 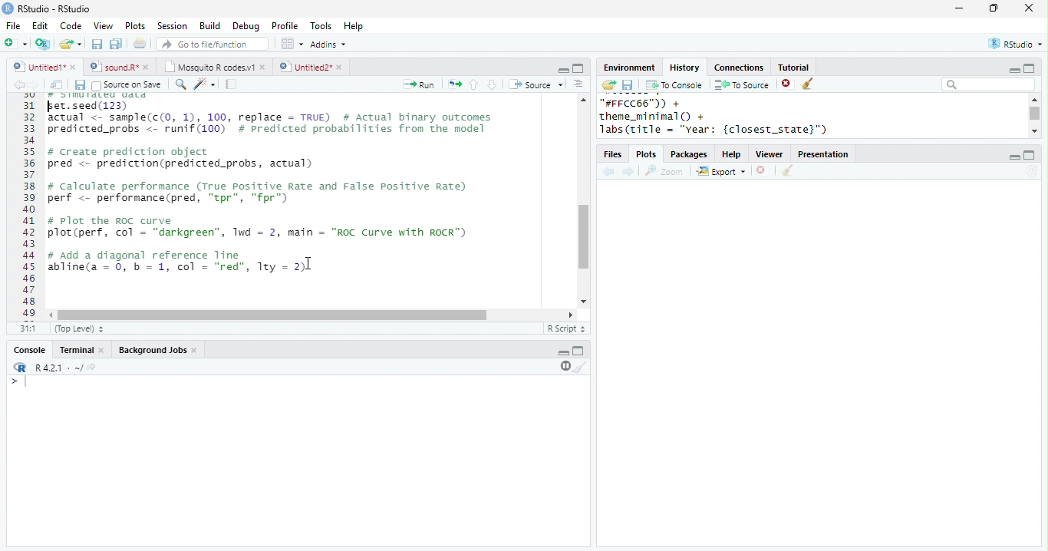 What do you see at coordinates (563, 69) in the screenshot?
I see `minimize` at bounding box center [563, 69].